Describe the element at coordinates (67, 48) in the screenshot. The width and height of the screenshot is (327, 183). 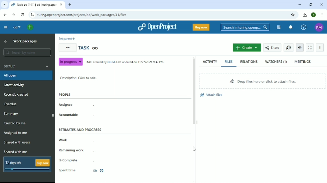
I see `Back` at that location.